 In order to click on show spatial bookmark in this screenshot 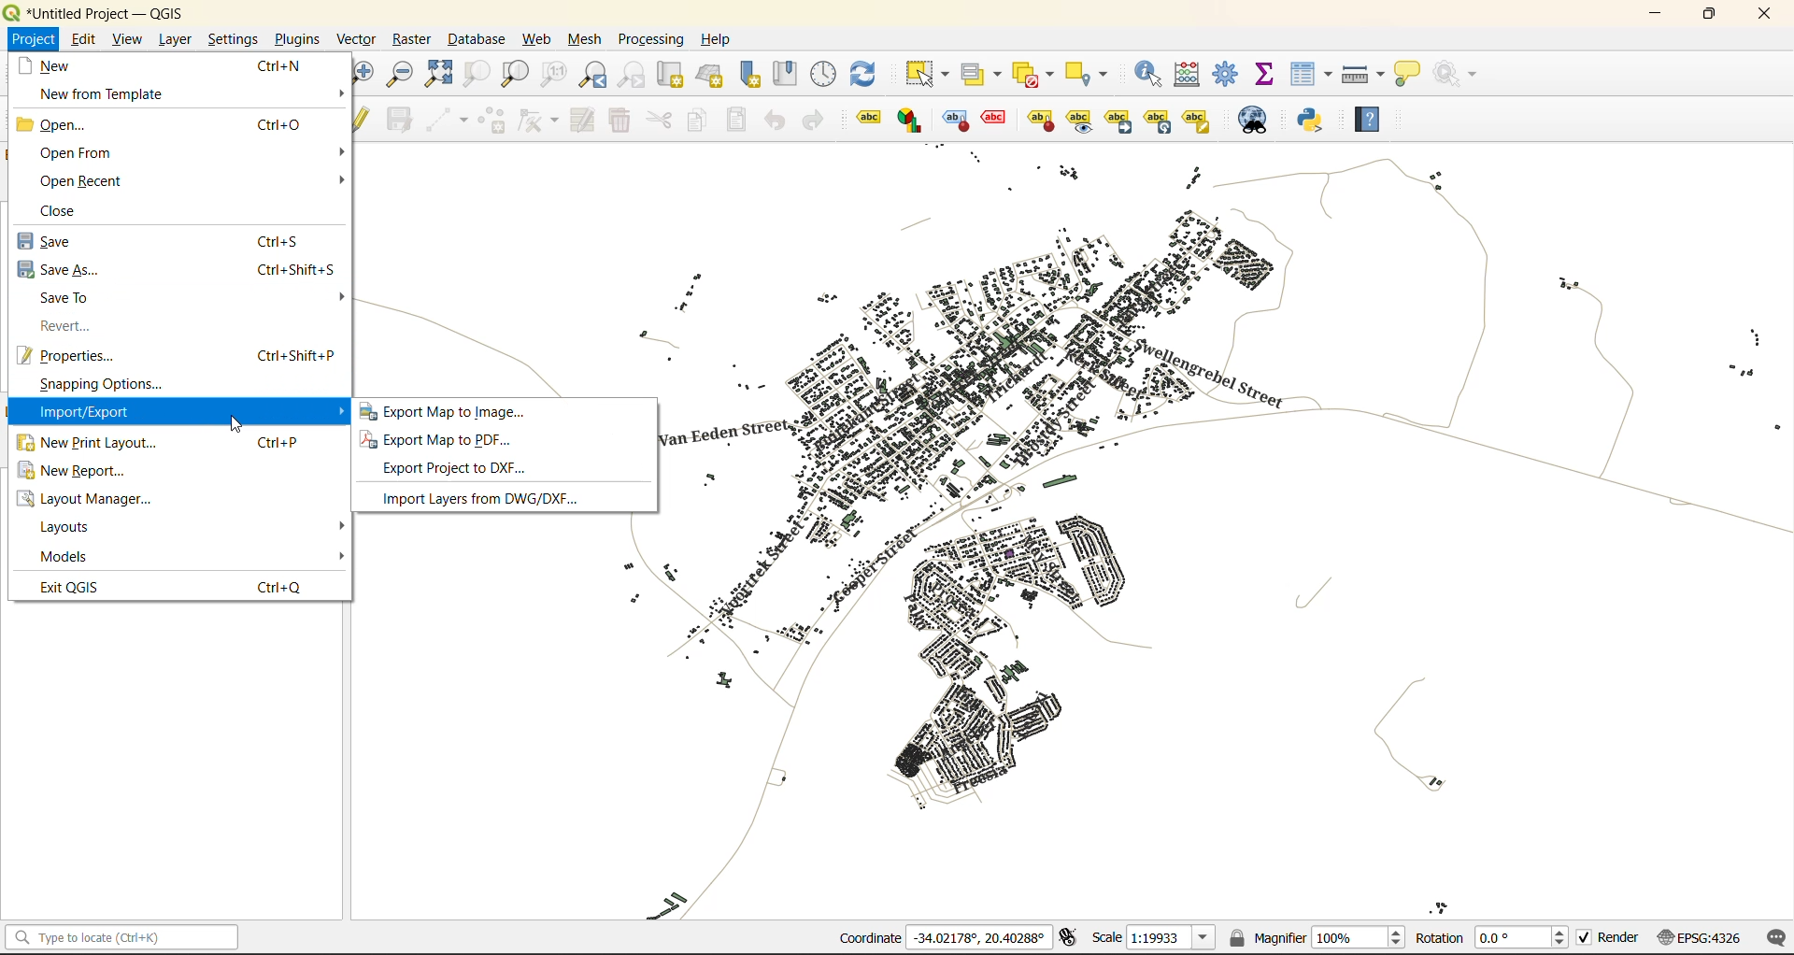, I will do `click(790, 76)`.